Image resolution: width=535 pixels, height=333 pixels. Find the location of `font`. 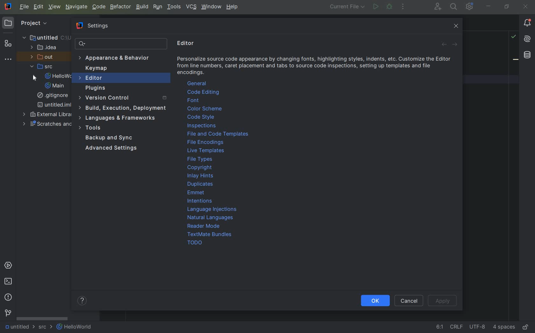

font is located at coordinates (196, 101).